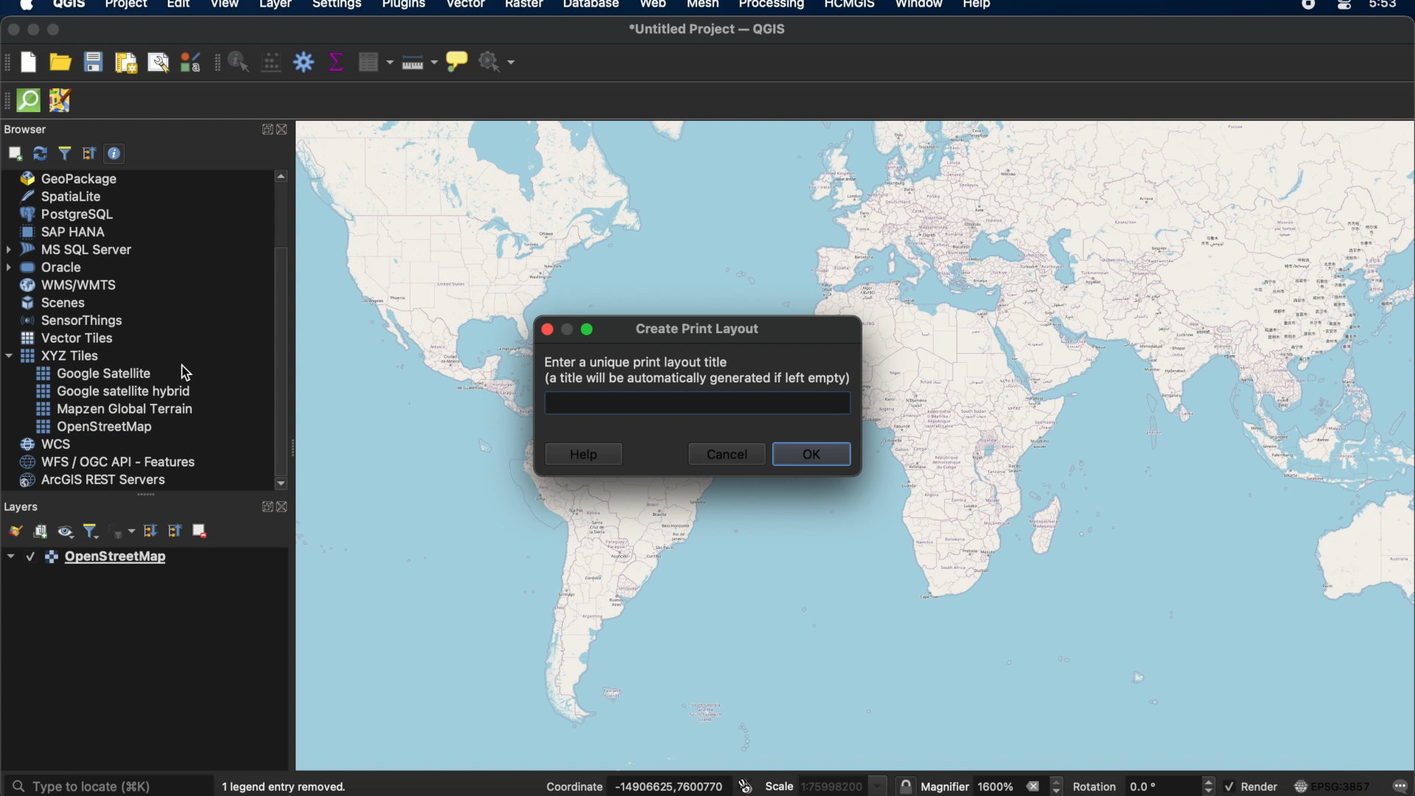 The width and height of the screenshot is (1415, 796). I want to click on new print layout, so click(127, 63).